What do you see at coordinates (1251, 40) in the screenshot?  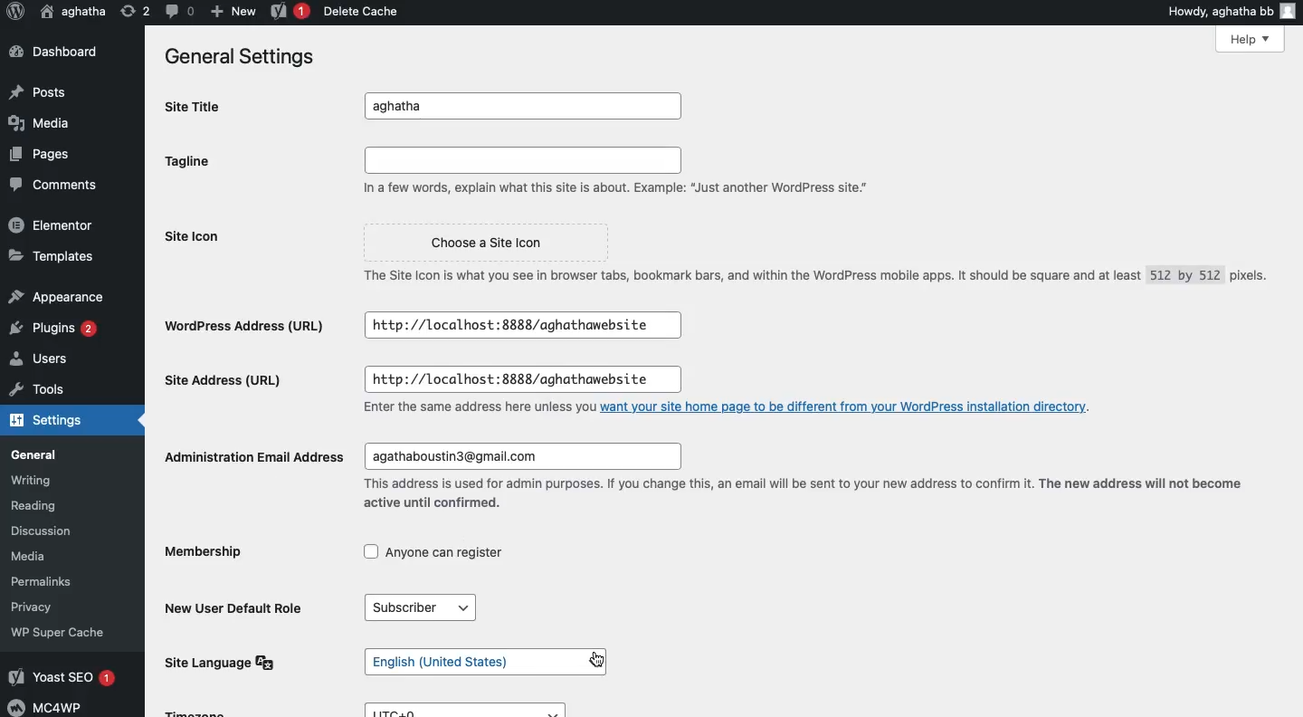 I see `Help` at bounding box center [1251, 40].